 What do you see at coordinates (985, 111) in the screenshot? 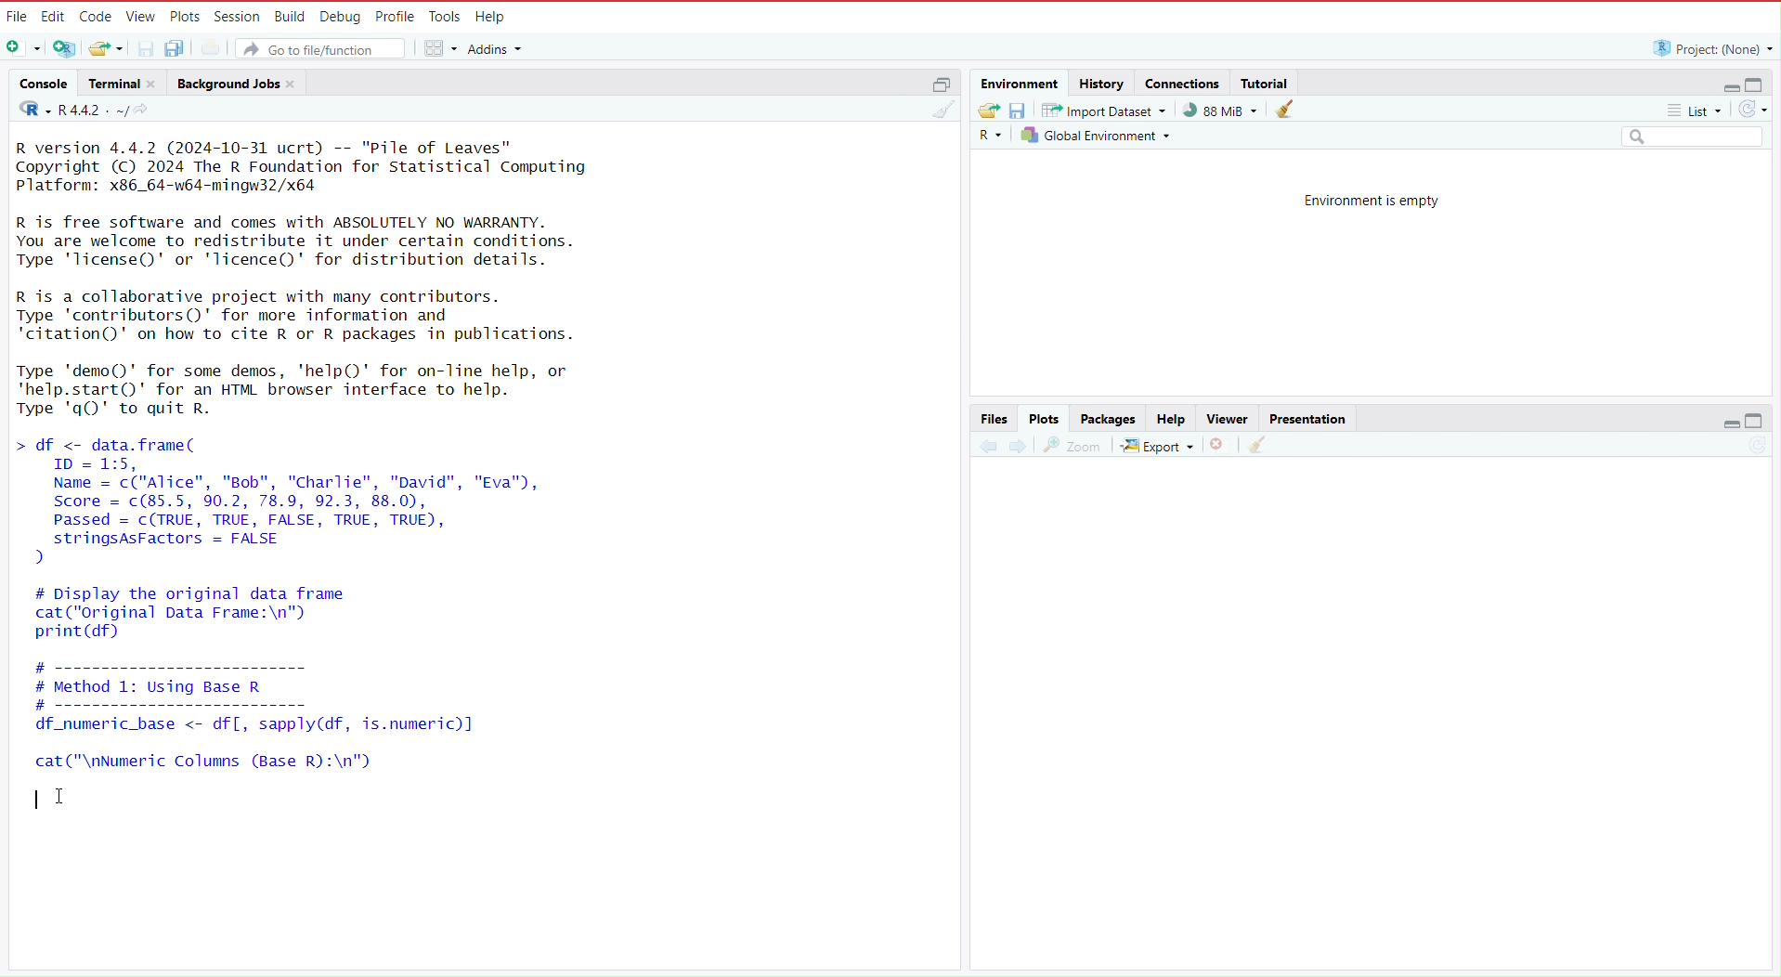
I see `Load workspace` at bounding box center [985, 111].